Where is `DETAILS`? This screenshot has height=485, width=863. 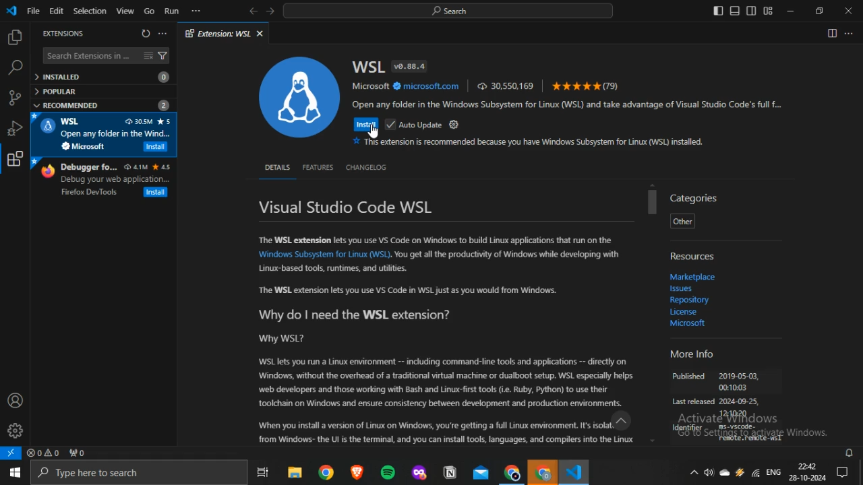
DETAILS is located at coordinates (276, 167).